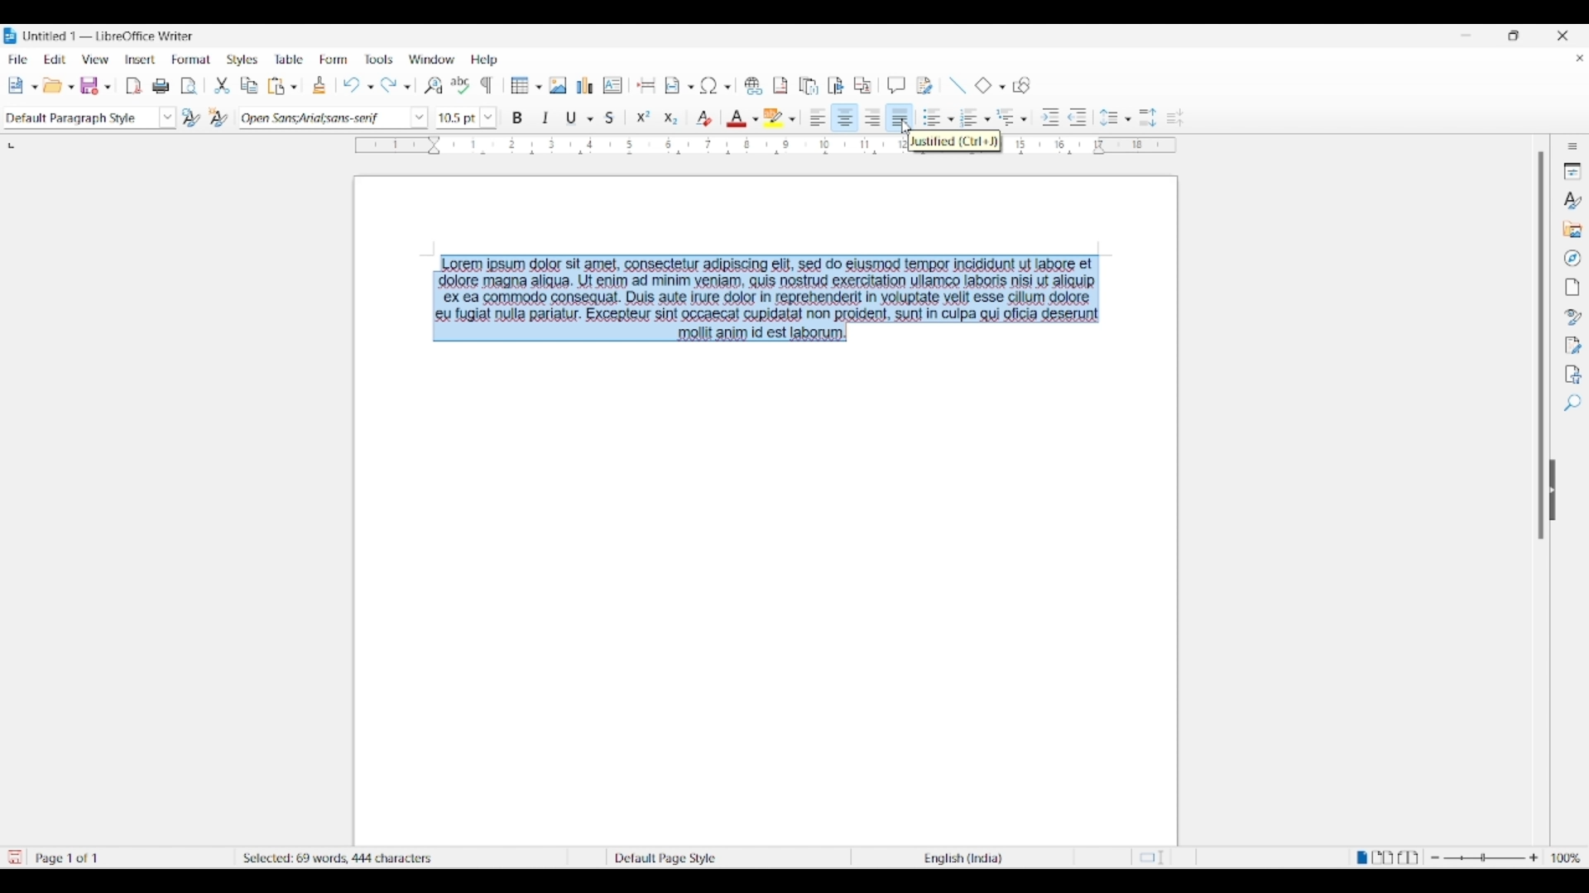 The width and height of the screenshot is (1589, 893). What do you see at coordinates (352, 85) in the screenshot?
I see `Undo last action` at bounding box center [352, 85].